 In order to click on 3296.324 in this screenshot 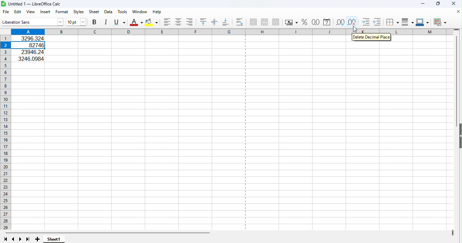, I will do `click(32, 38)`.